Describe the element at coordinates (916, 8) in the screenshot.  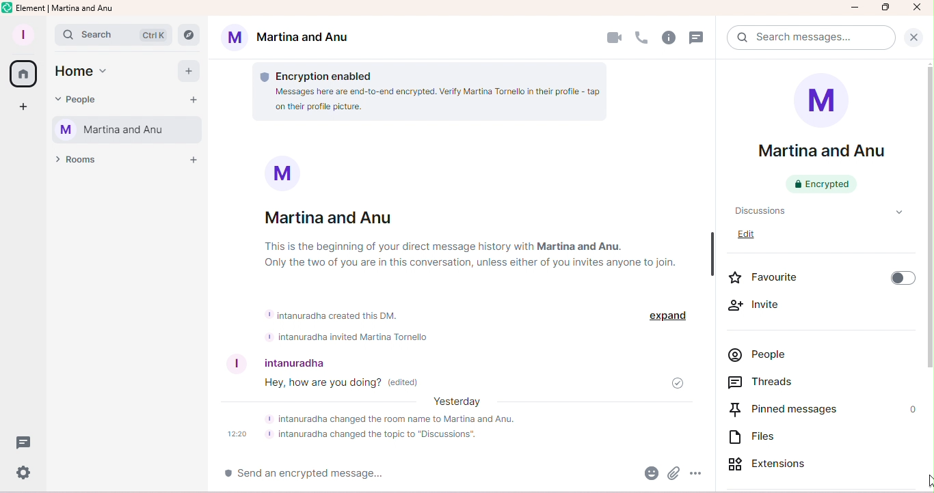
I see `Close Icon` at that location.